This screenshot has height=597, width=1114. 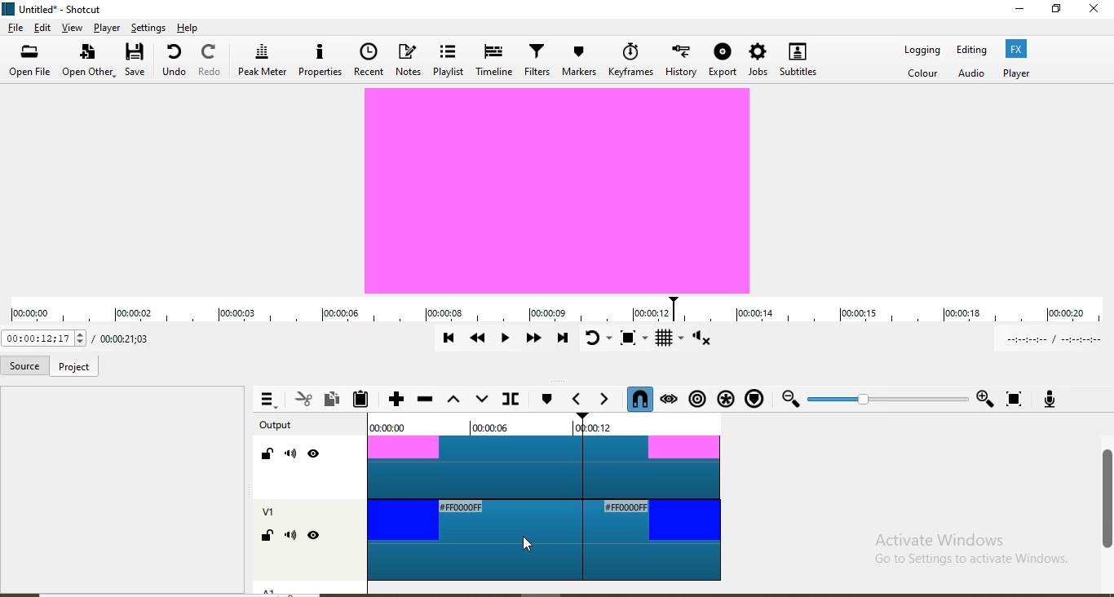 I want to click on History, so click(x=679, y=63).